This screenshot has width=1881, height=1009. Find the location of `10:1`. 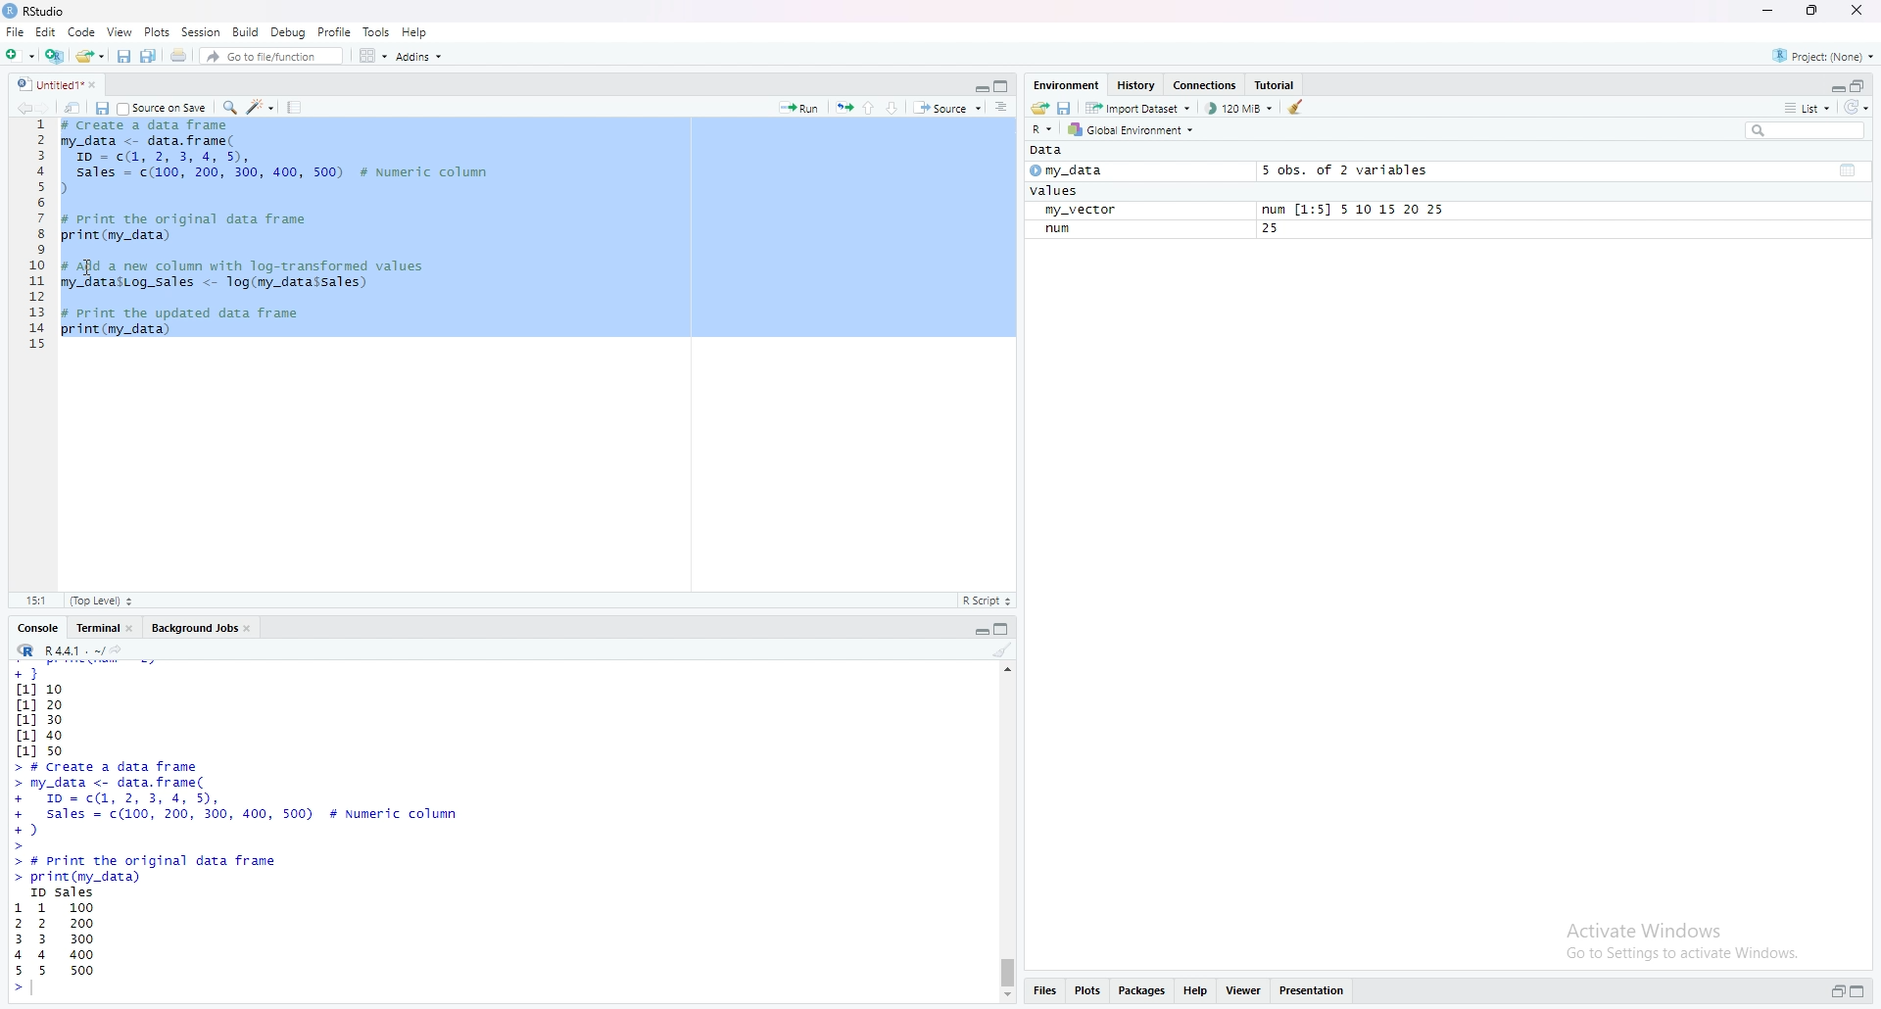

10:1 is located at coordinates (34, 601).